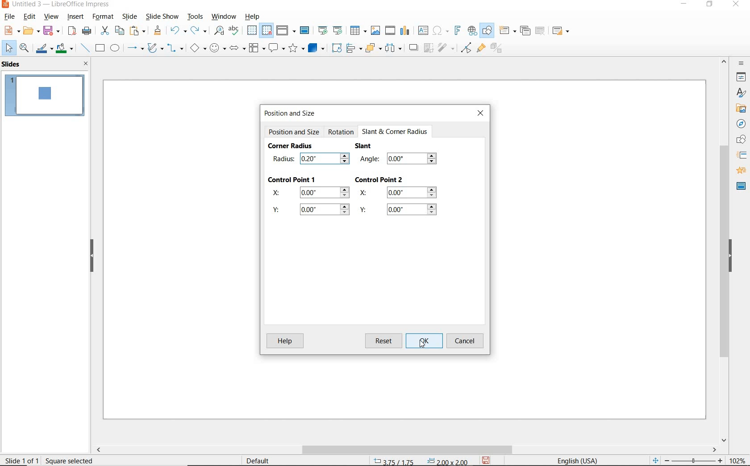  Describe the element at coordinates (742, 64) in the screenshot. I see `sidebar settings` at that location.